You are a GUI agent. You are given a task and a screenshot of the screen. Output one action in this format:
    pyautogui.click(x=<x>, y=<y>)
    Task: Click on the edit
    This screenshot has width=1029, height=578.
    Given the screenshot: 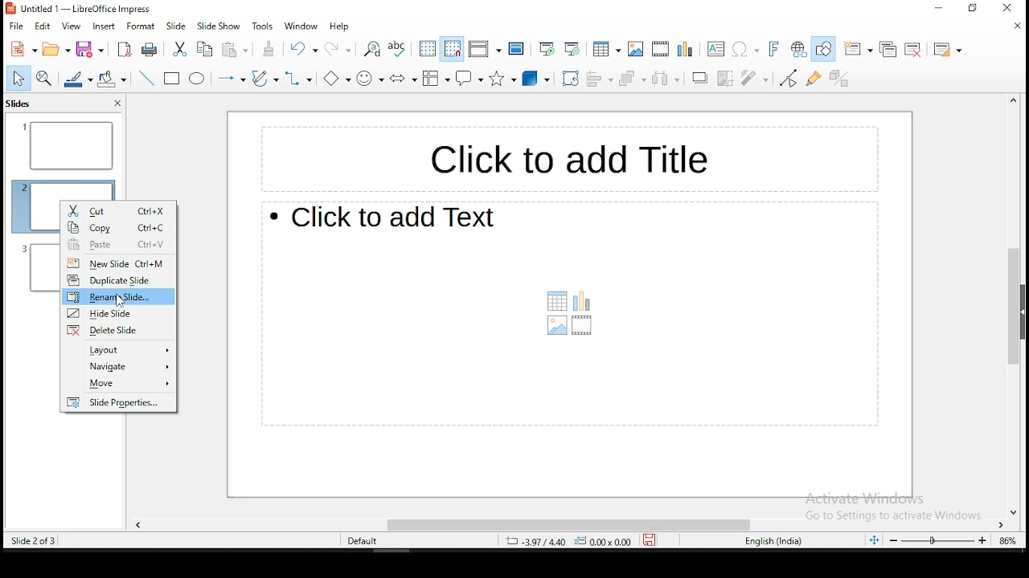 What is the action you would take?
    pyautogui.click(x=43, y=28)
    